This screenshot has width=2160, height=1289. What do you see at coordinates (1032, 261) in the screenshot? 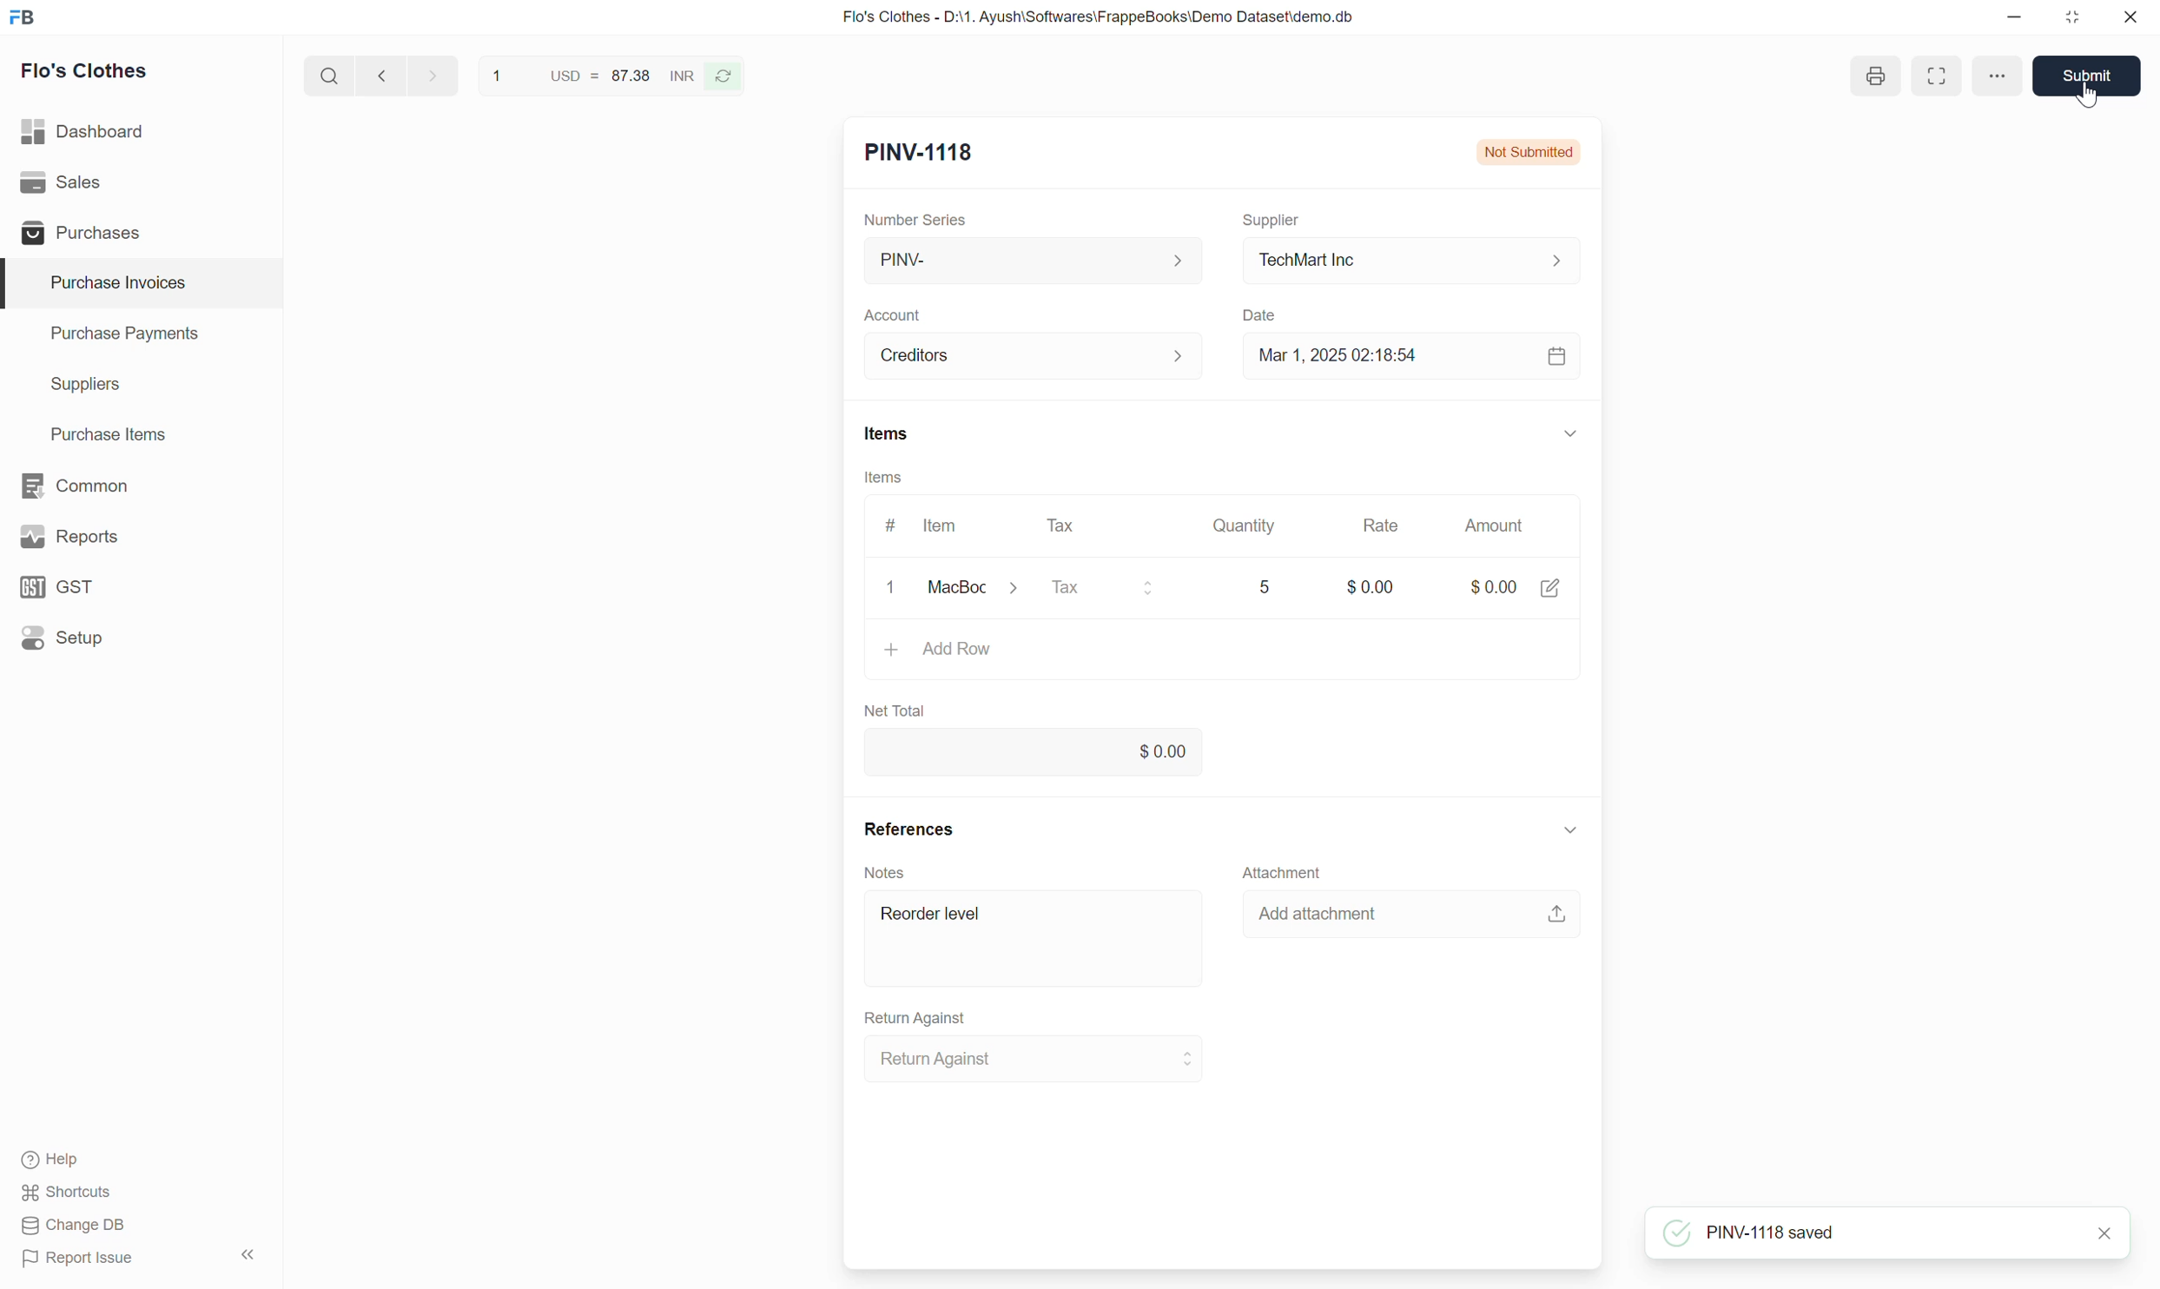
I see `PINV-` at bounding box center [1032, 261].